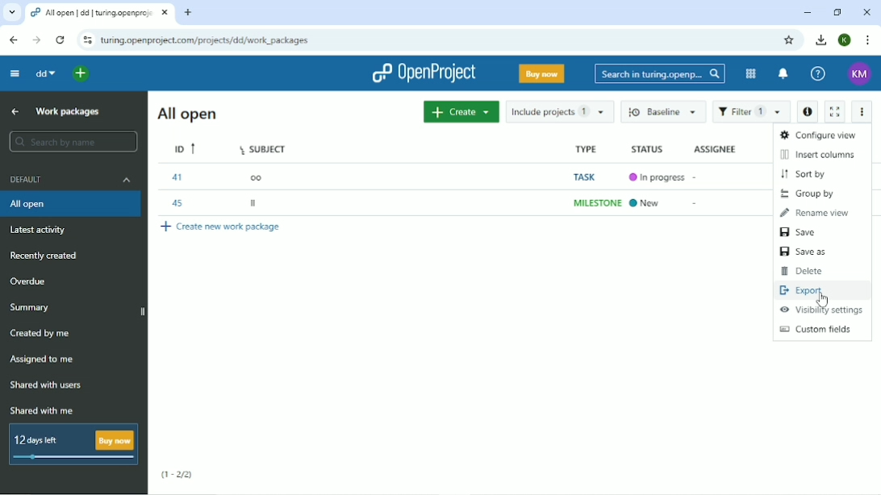  Describe the element at coordinates (806, 252) in the screenshot. I see `Save as` at that location.